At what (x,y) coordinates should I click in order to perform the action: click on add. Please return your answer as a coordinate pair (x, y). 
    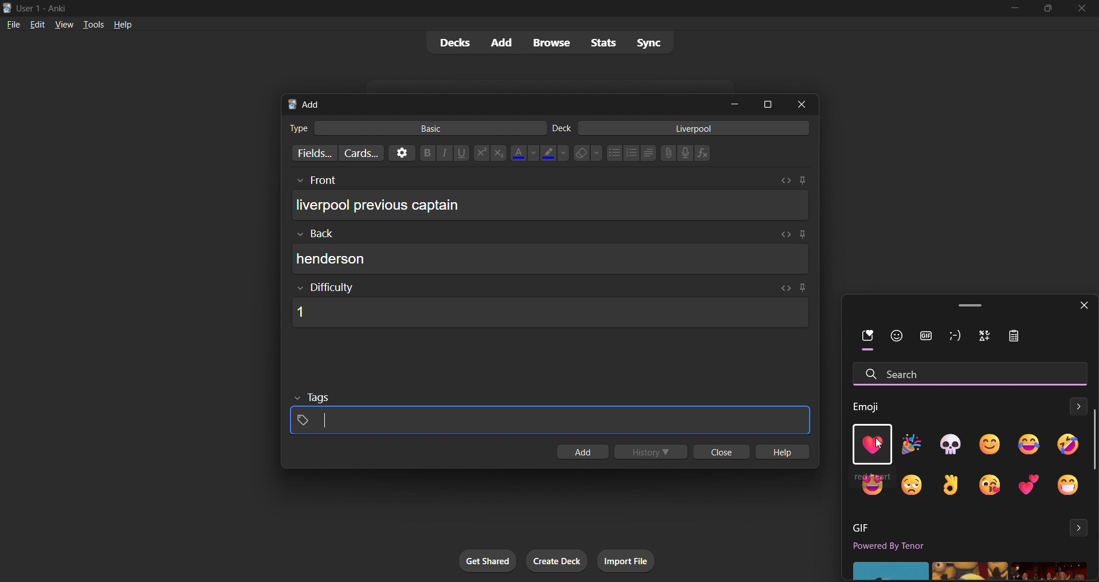
    Looking at the image, I should click on (499, 42).